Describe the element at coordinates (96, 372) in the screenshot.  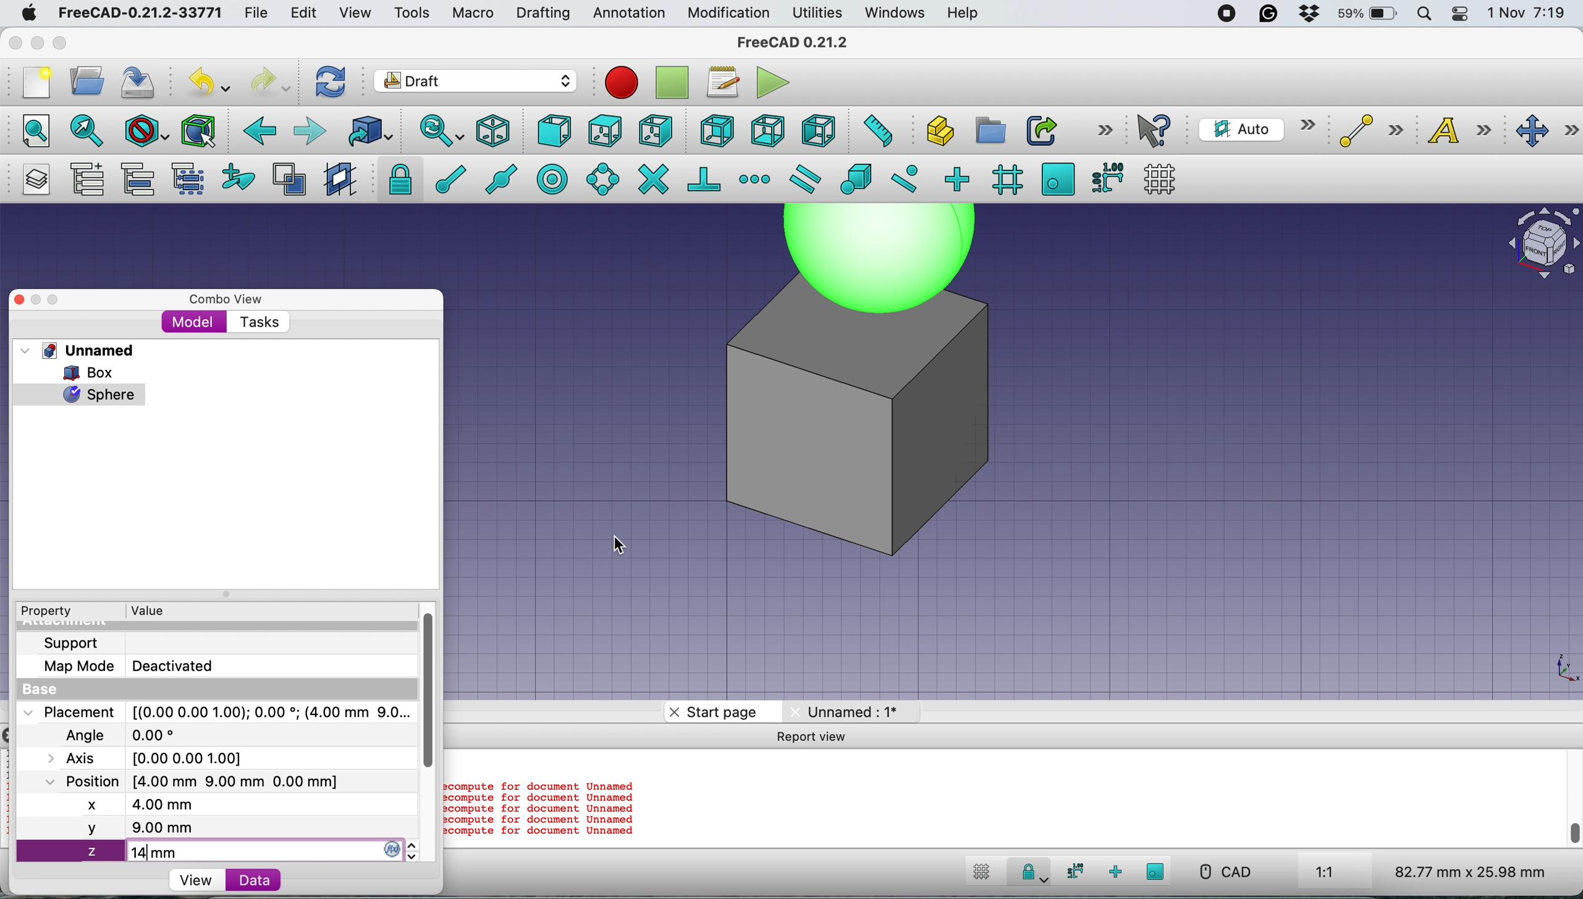
I see `box` at that location.